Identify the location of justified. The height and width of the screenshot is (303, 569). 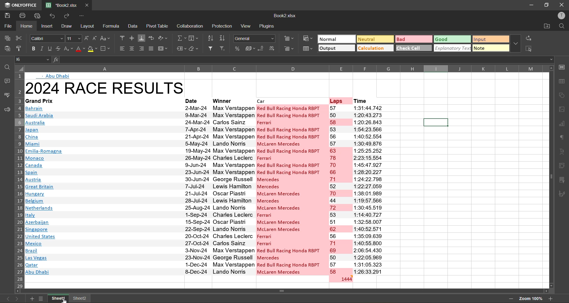
(151, 49).